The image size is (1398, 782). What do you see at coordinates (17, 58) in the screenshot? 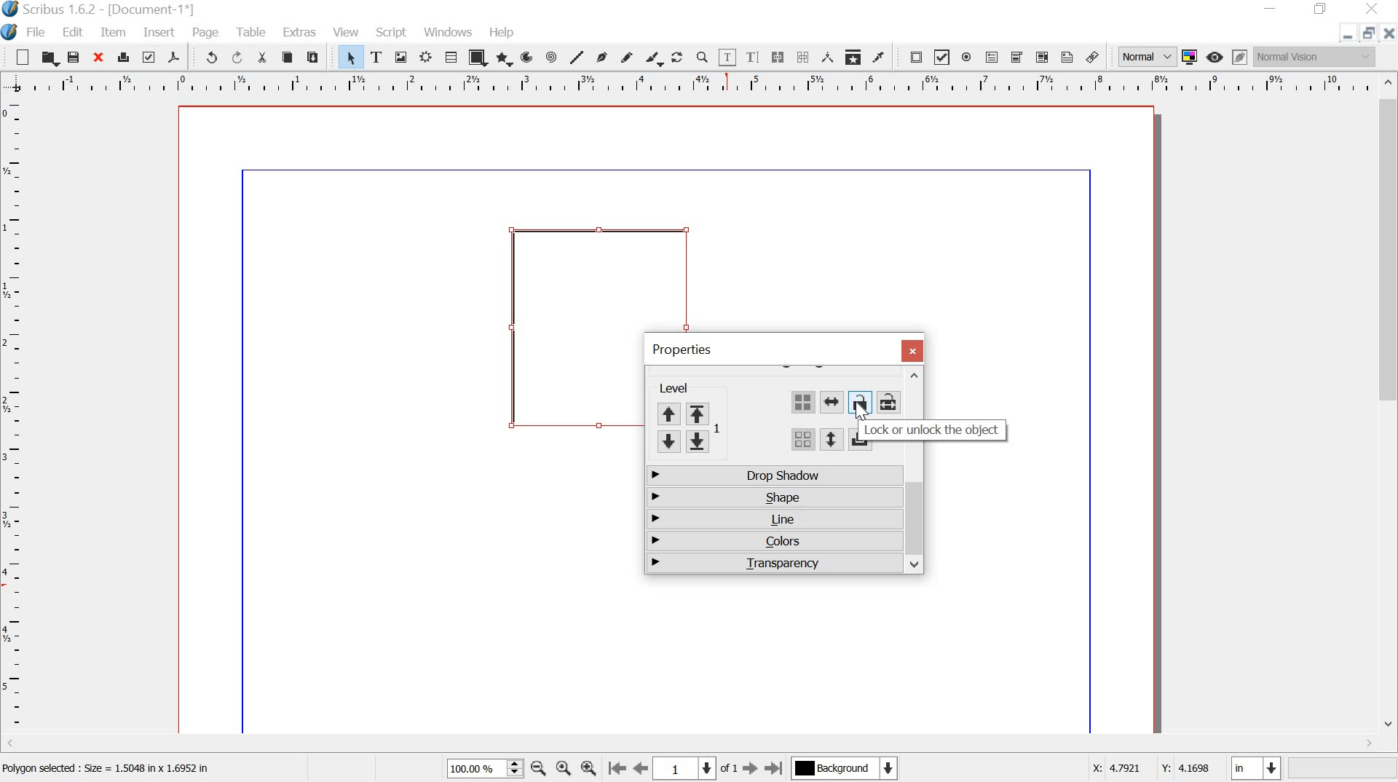
I see `new` at bounding box center [17, 58].